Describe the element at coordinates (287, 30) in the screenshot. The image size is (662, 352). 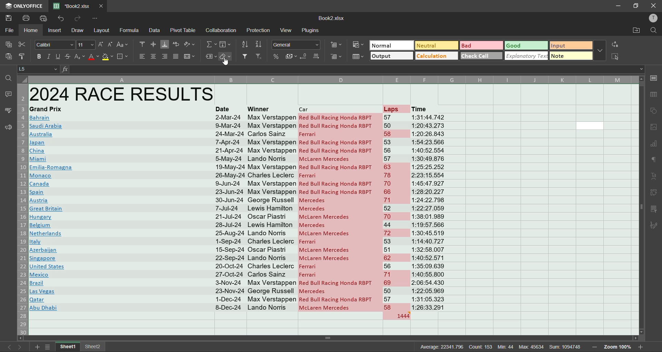
I see `view` at that location.